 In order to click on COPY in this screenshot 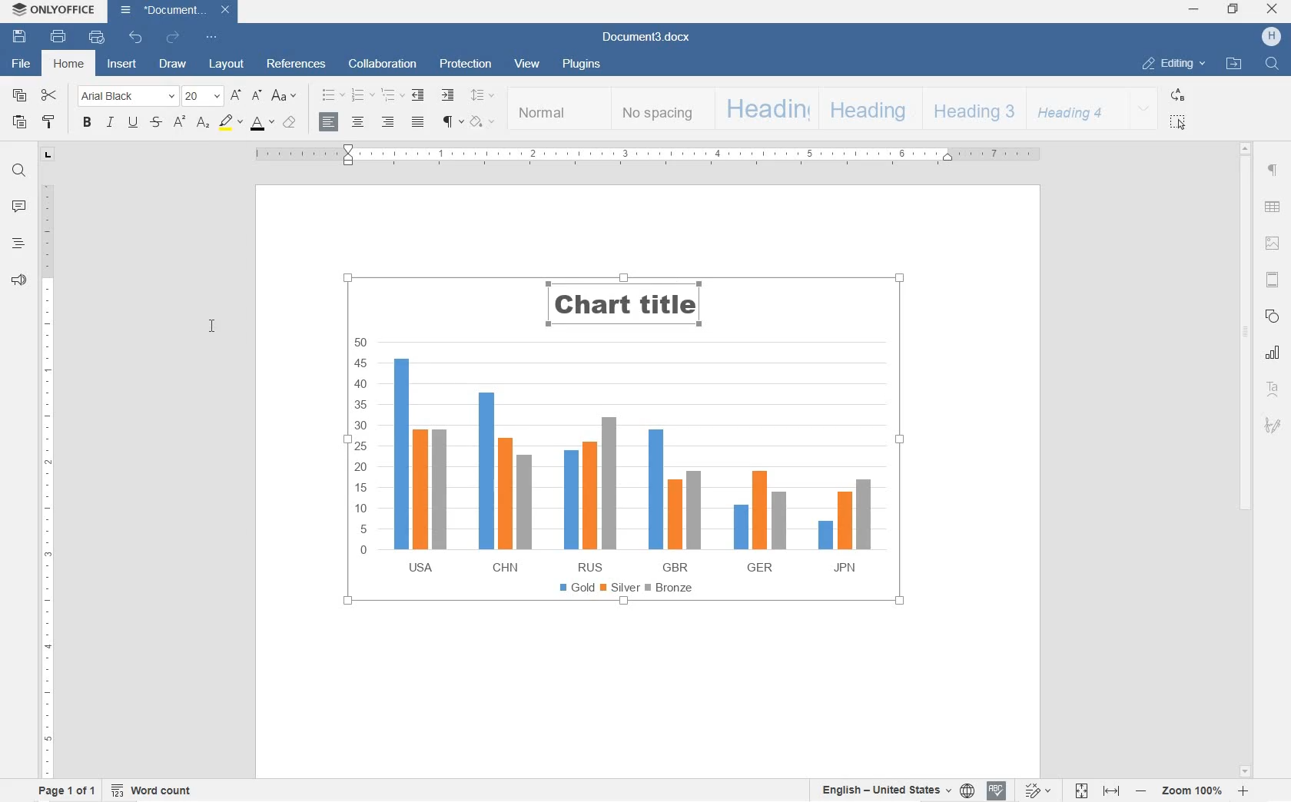, I will do `click(18, 96)`.